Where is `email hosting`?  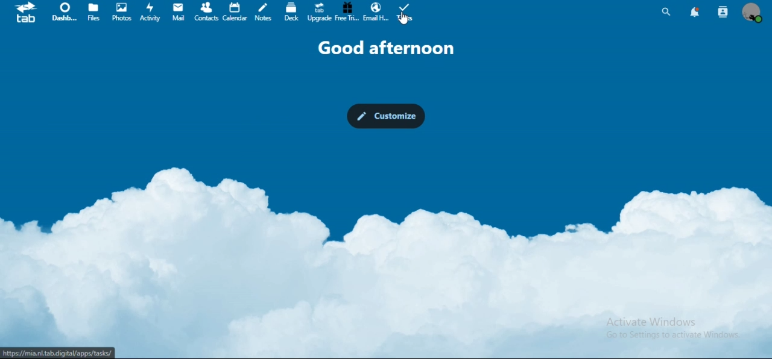 email hosting is located at coordinates (376, 14).